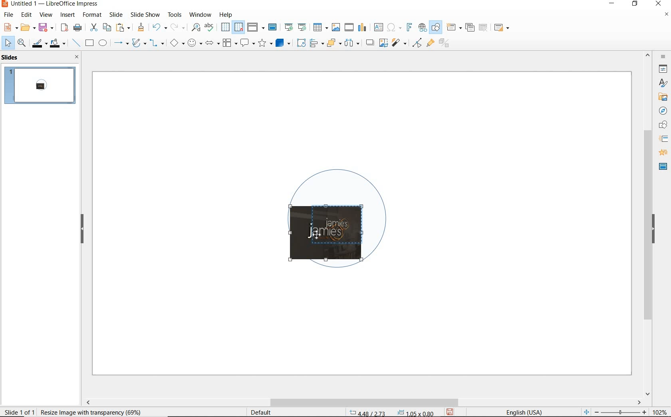  I want to click on slide transition, so click(663, 139).